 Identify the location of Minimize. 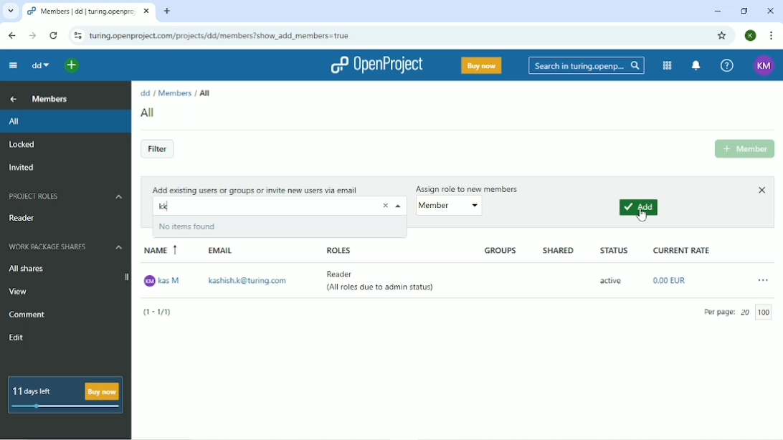
(717, 11).